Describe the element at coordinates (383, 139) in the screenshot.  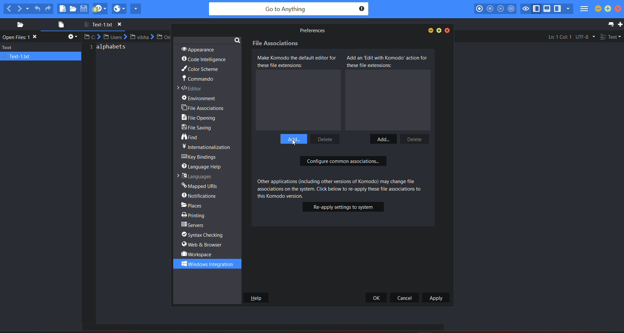
I see `add` at that location.